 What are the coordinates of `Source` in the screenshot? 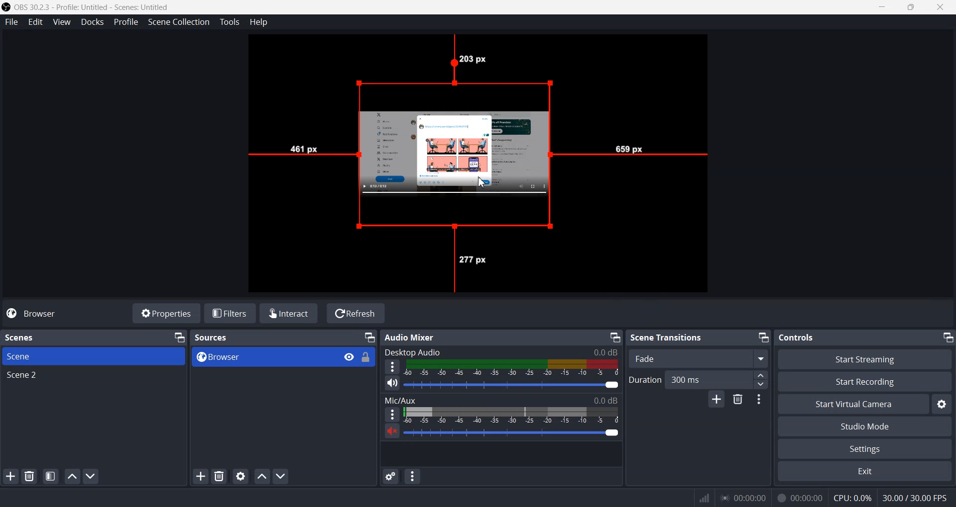 It's located at (460, 139).